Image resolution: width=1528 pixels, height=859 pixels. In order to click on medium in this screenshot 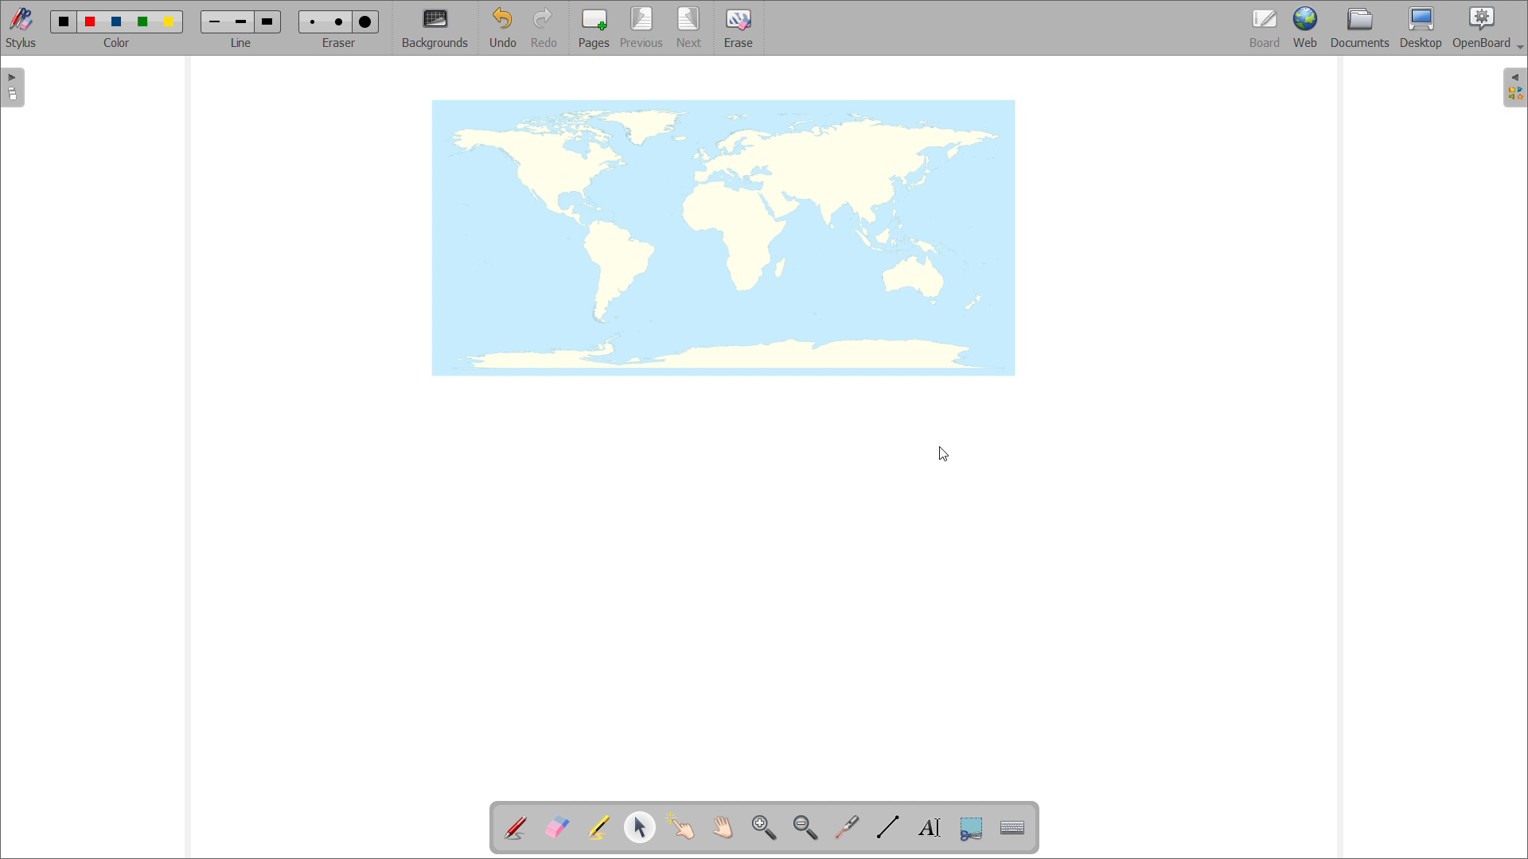, I will do `click(240, 23)`.